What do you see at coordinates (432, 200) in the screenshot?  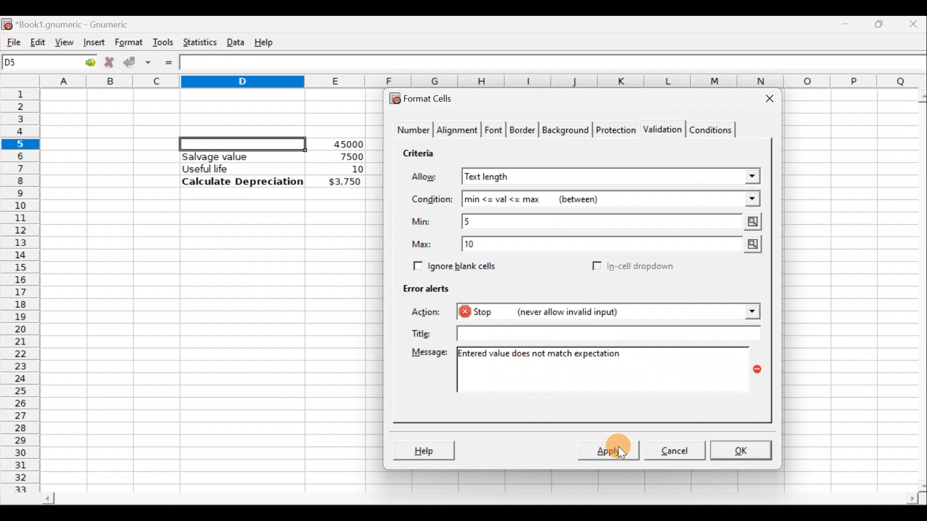 I see `Condition` at bounding box center [432, 200].